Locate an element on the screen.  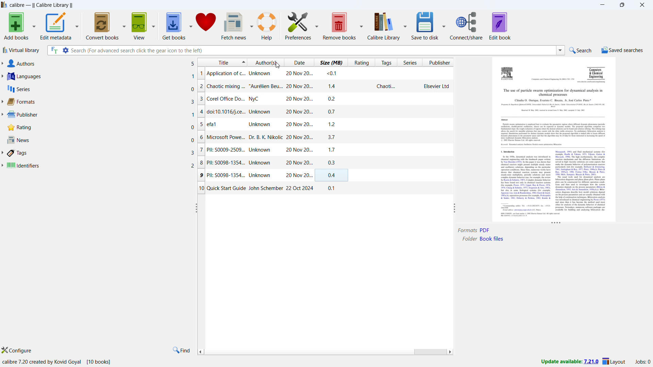
news is located at coordinates (100, 140).